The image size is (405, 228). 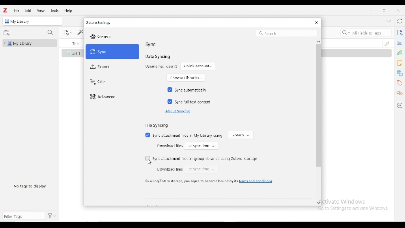 I want to click on icon, so click(x=69, y=53).